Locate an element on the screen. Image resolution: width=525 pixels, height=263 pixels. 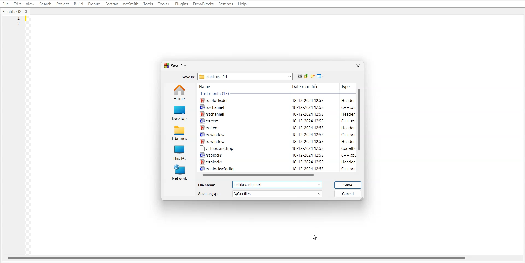
Type is located at coordinates (346, 86).